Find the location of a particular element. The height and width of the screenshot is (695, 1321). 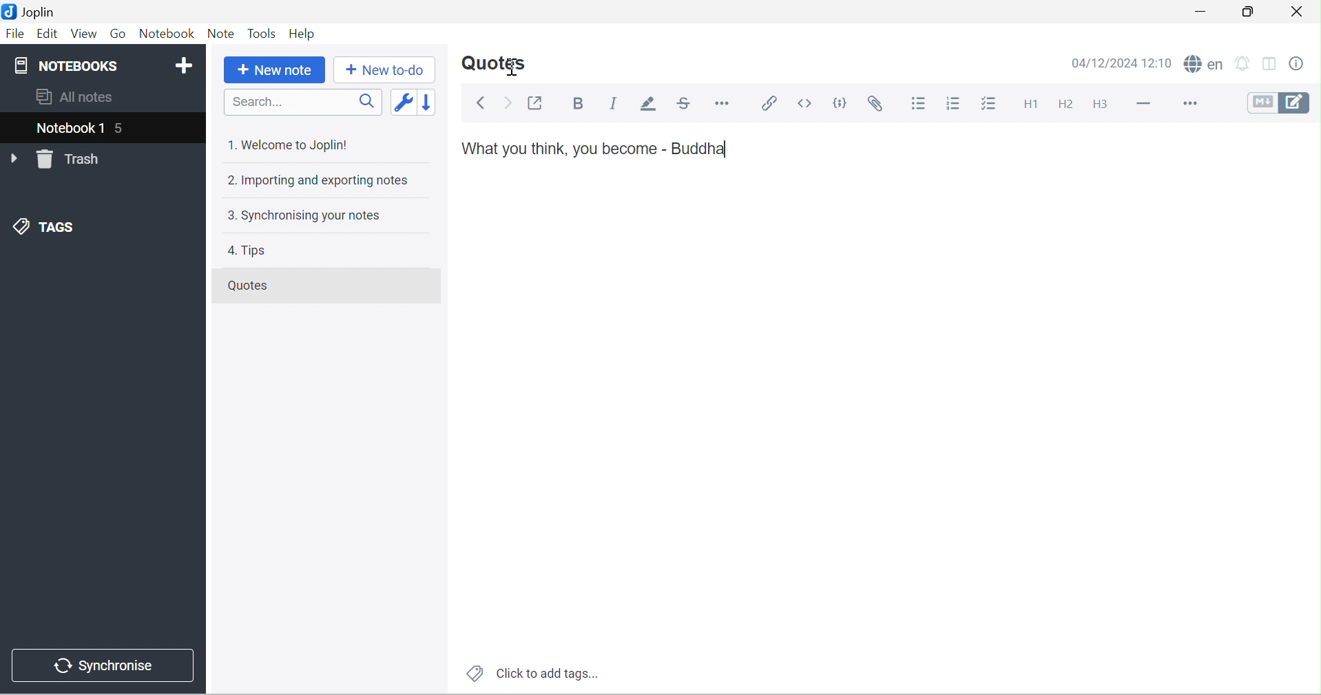

Restore Down is located at coordinates (1251, 12).